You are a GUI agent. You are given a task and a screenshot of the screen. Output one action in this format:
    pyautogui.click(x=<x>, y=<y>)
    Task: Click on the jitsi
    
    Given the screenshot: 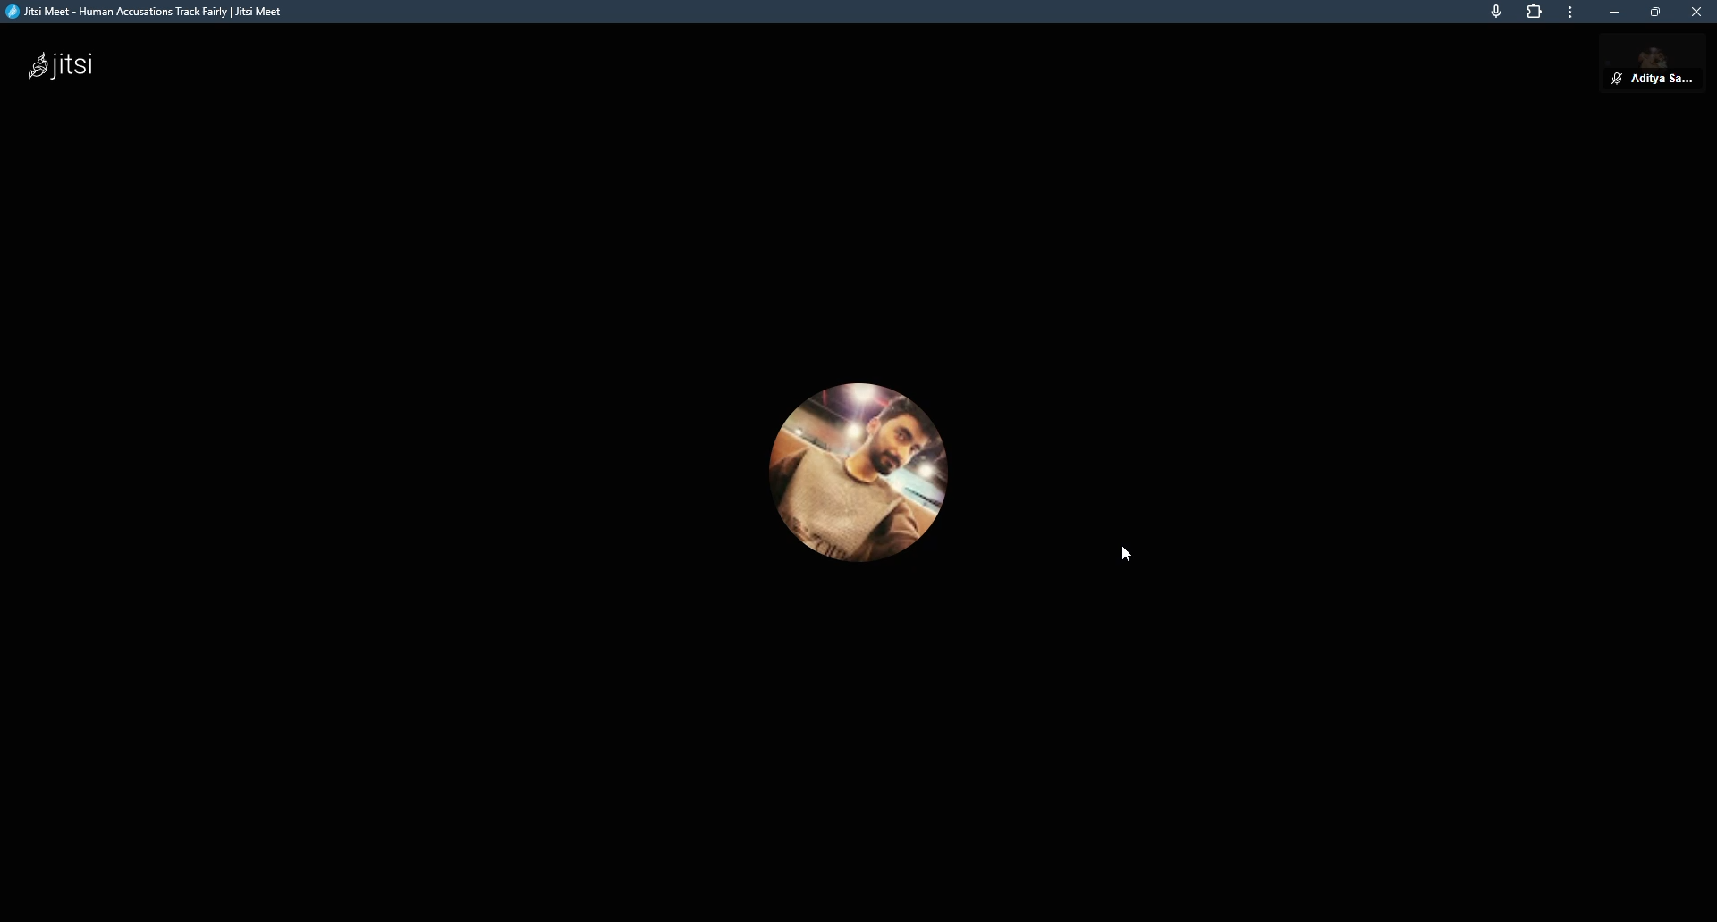 What is the action you would take?
    pyautogui.click(x=153, y=13)
    